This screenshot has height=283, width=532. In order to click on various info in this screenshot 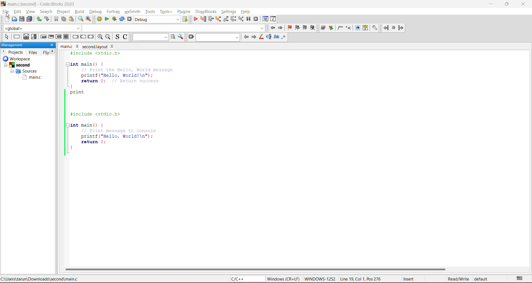, I will do `click(272, 19)`.